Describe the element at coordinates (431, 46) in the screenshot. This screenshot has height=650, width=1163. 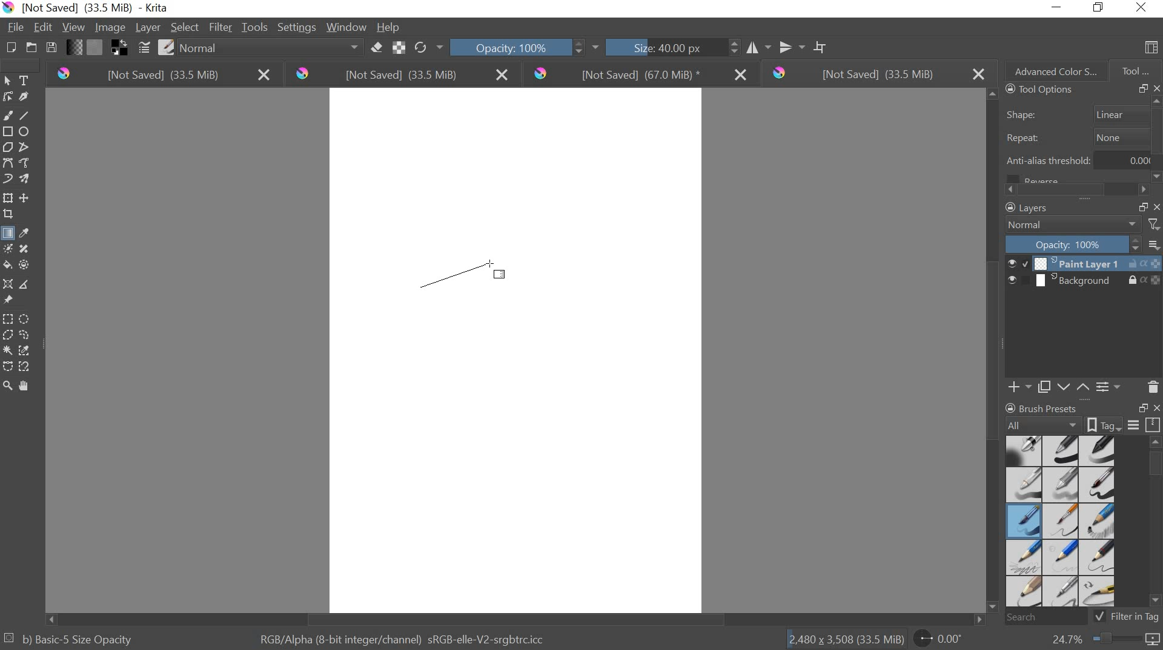
I see `RELOAD ORIGINAL PRESET` at that location.